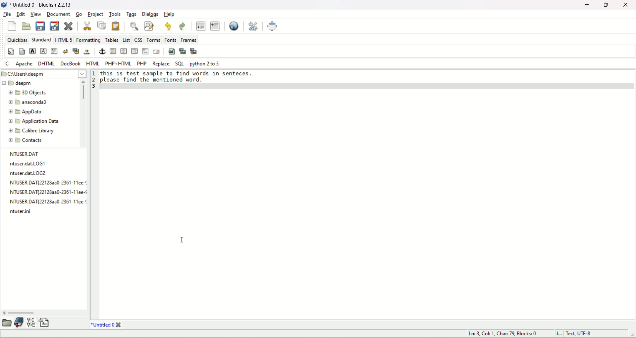 The image size is (636, 338). I want to click on project, so click(95, 14).